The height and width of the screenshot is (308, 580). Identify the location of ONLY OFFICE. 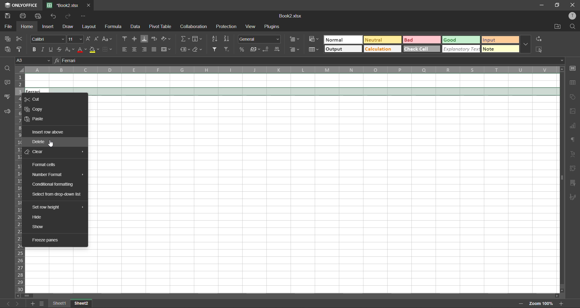
(21, 5).